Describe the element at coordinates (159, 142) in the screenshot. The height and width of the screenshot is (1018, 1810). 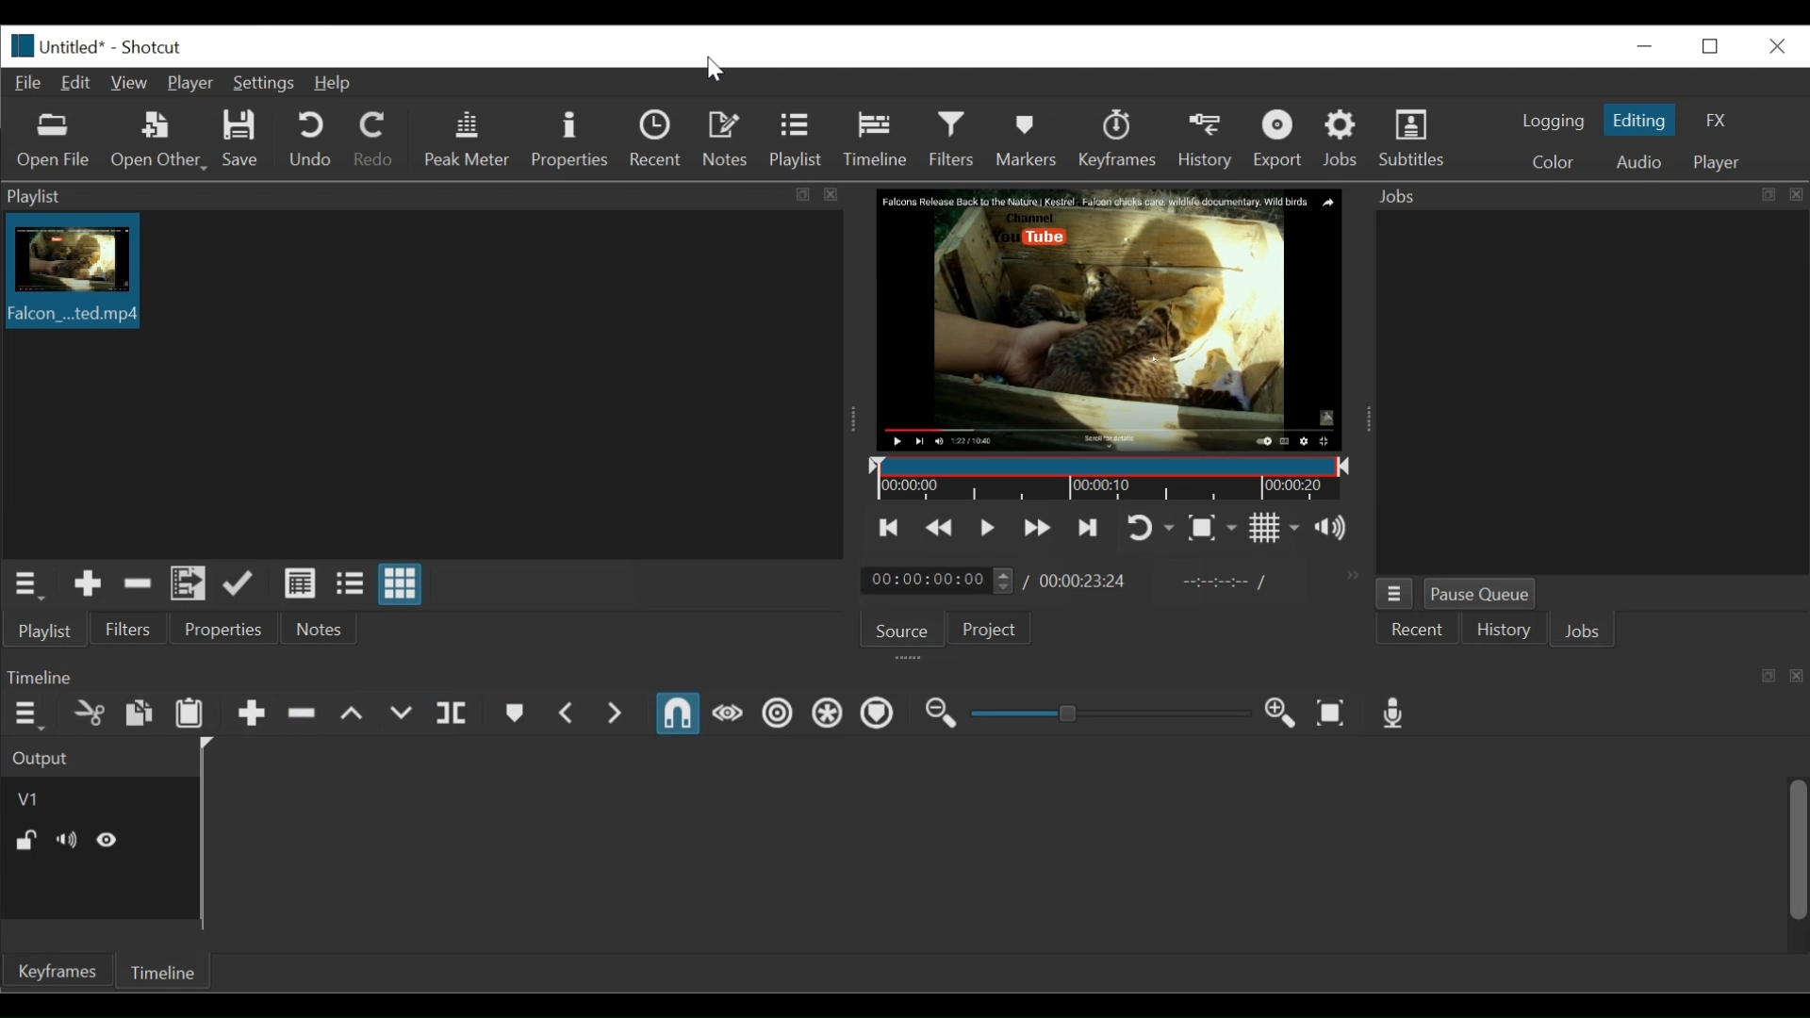
I see `Open Other` at that location.